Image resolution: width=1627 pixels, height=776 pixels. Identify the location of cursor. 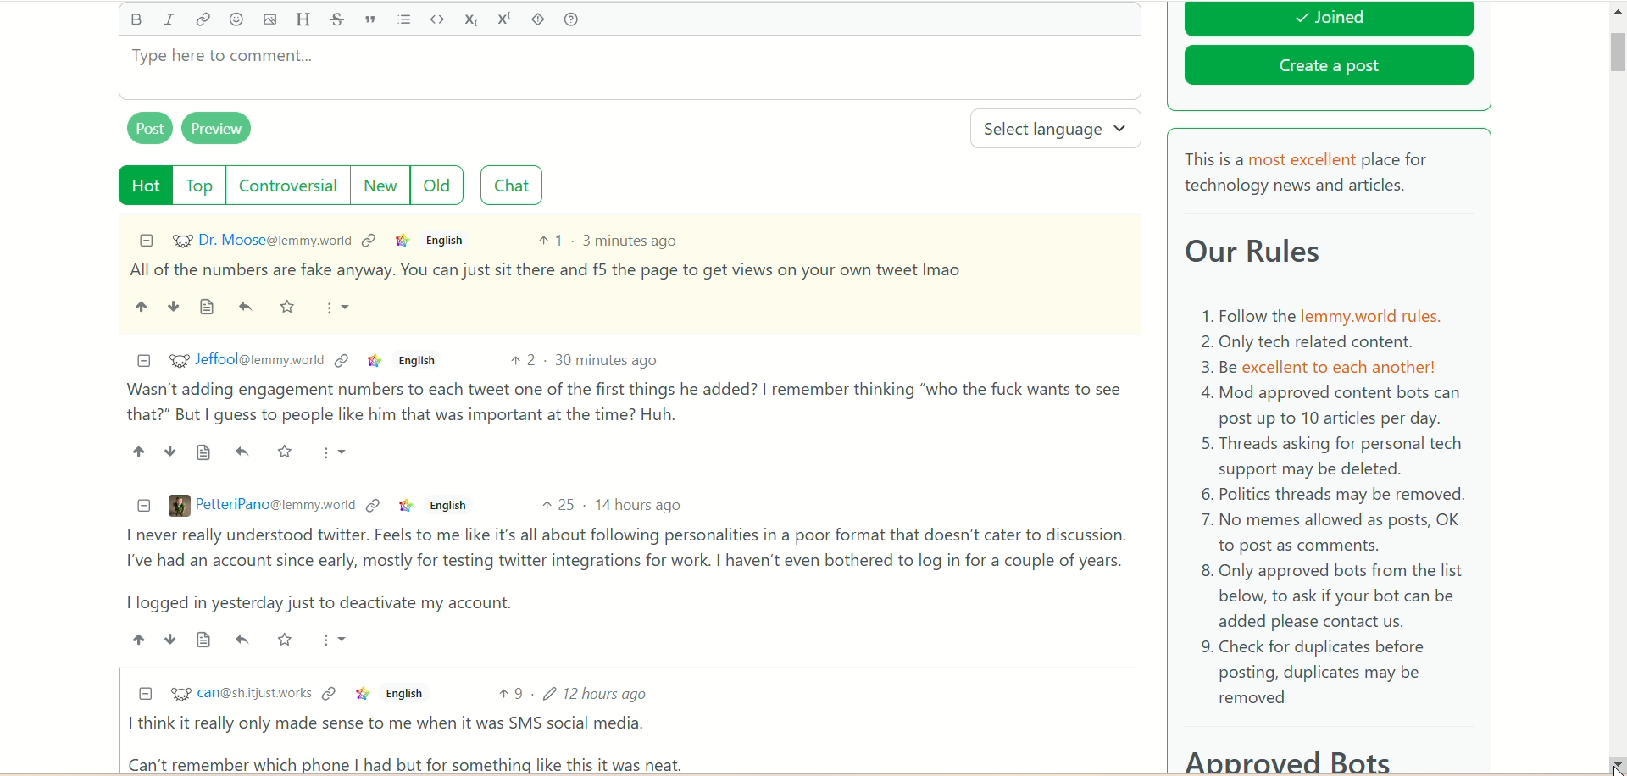
(1613, 761).